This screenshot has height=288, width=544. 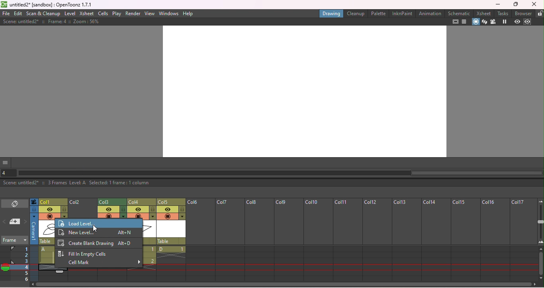 What do you see at coordinates (153, 209) in the screenshot?
I see `Lock toggle` at bounding box center [153, 209].